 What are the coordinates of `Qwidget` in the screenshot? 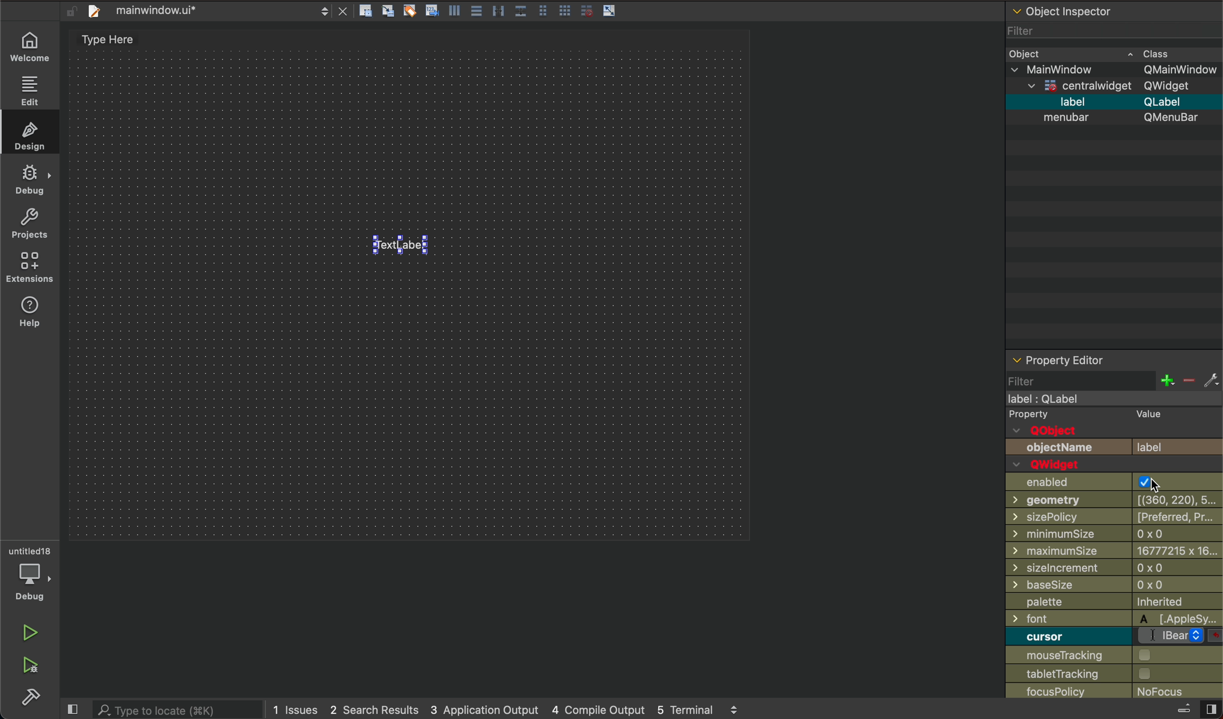 It's located at (1172, 85).